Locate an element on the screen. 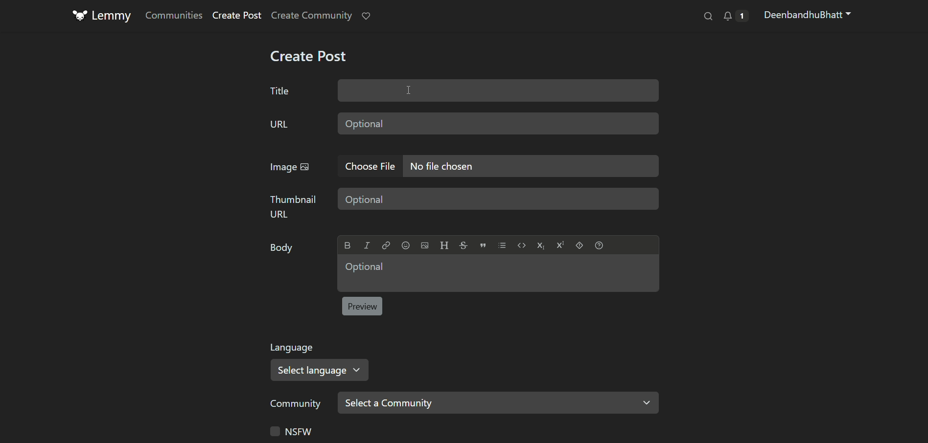 The width and height of the screenshot is (928, 443). Spoiler is located at coordinates (580, 245).